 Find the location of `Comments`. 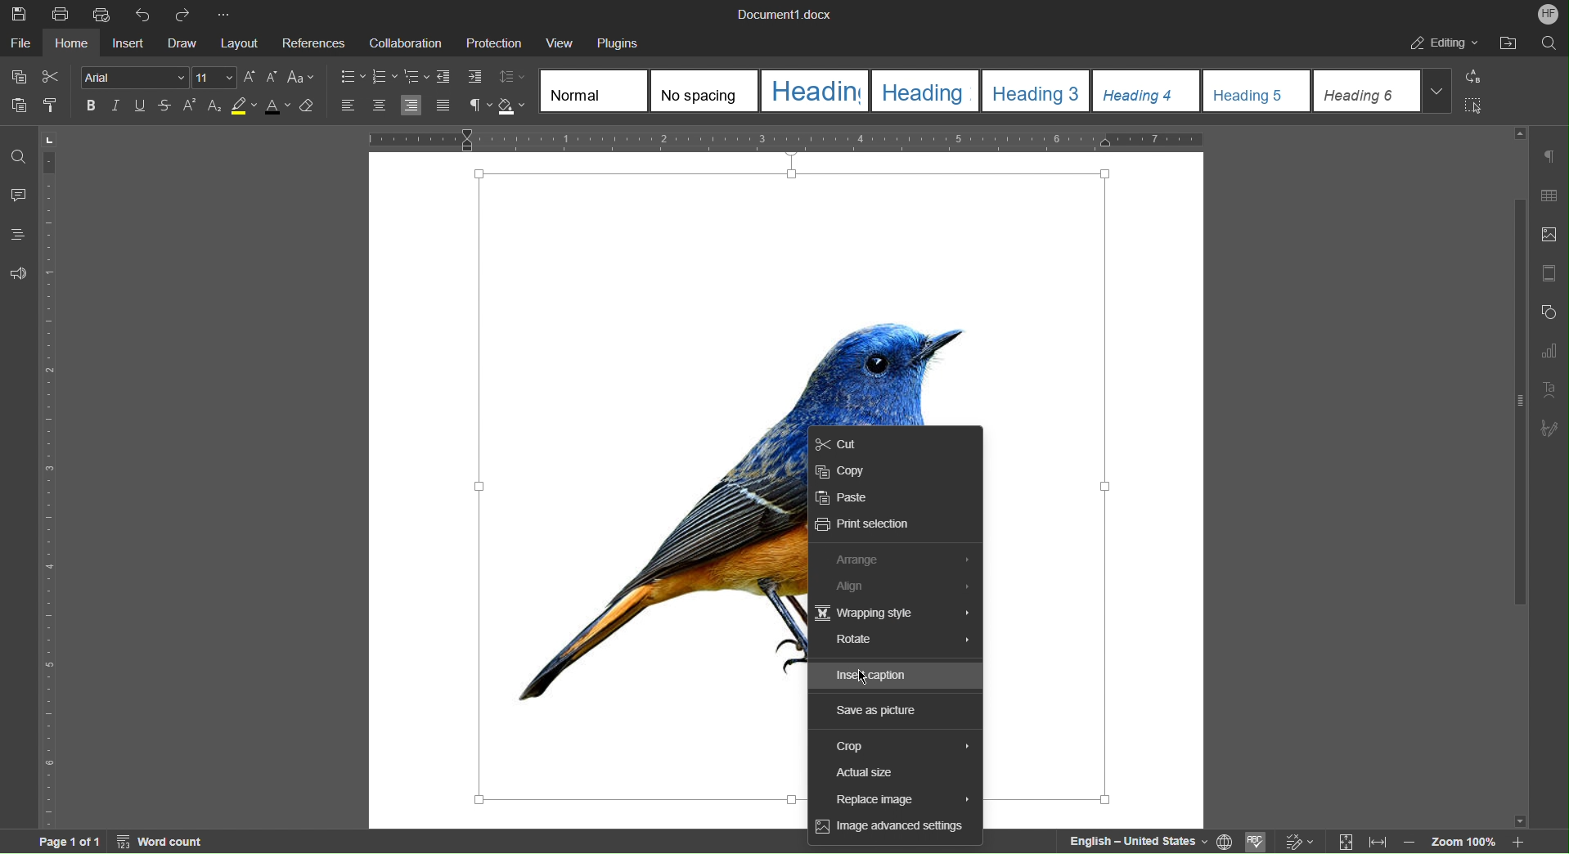

Comments is located at coordinates (19, 196).